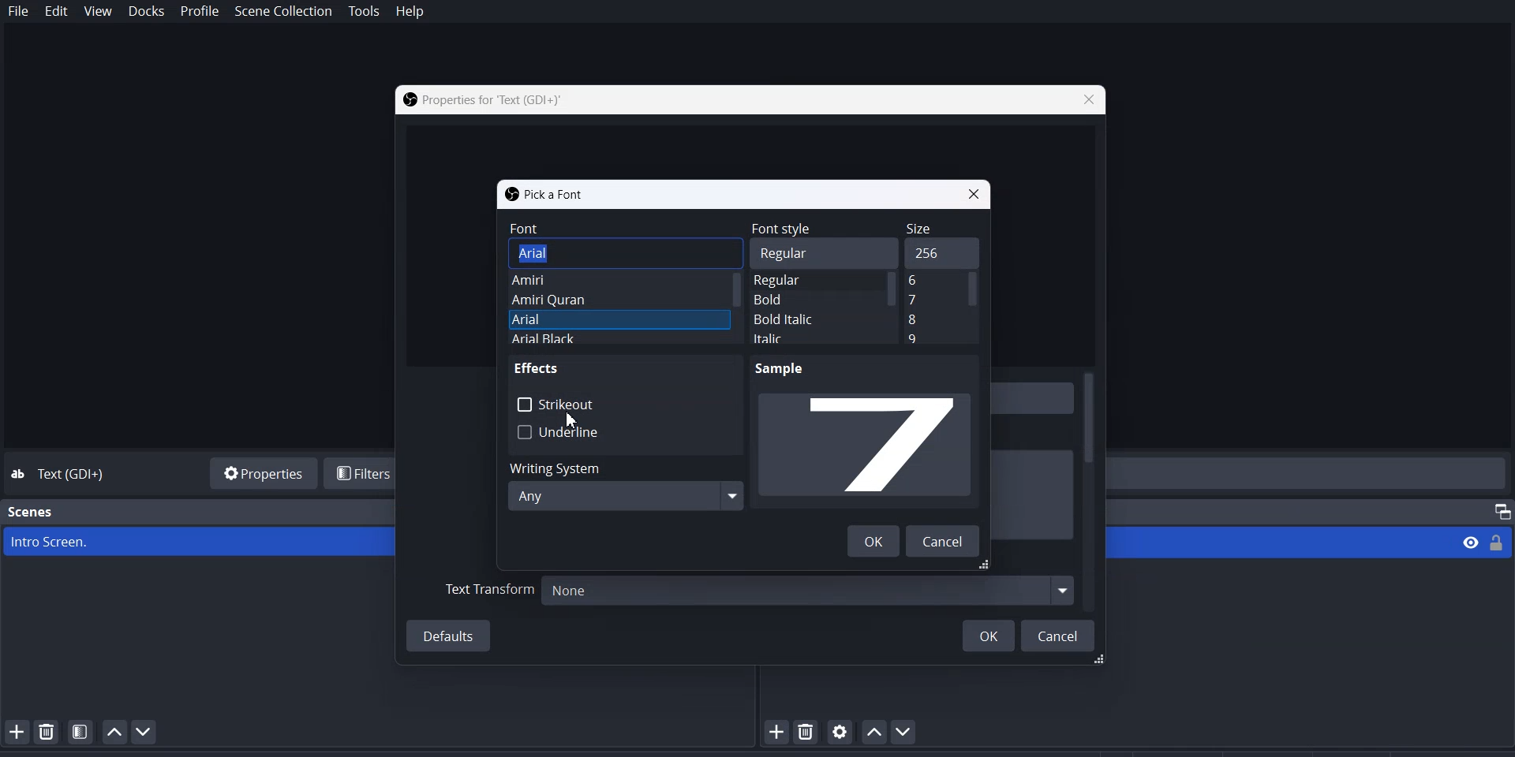  I want to click on Pick a font, so click(544, 193).